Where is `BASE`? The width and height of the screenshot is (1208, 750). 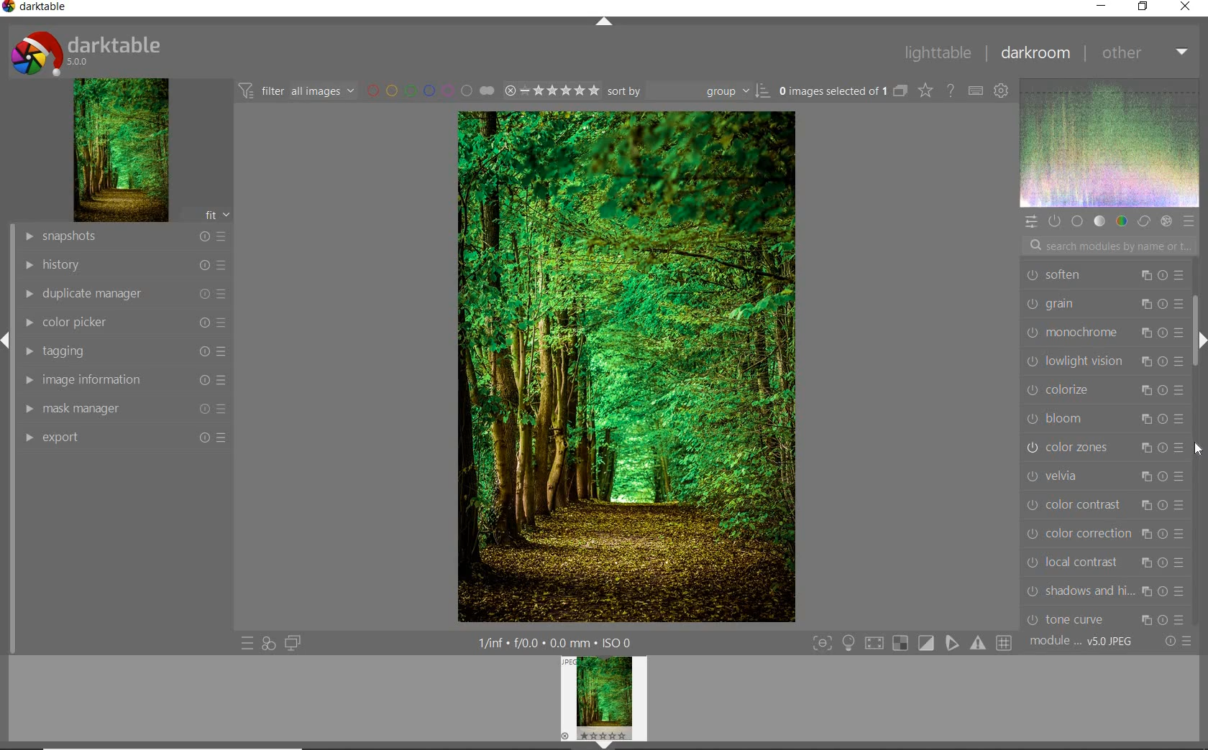
BASE is located at coordinates (1077, 223).